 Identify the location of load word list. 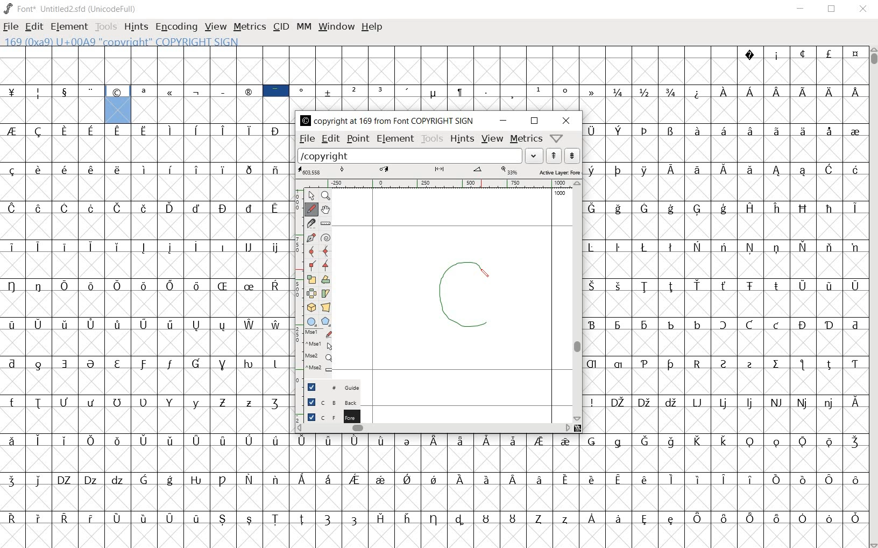
(420, 156).